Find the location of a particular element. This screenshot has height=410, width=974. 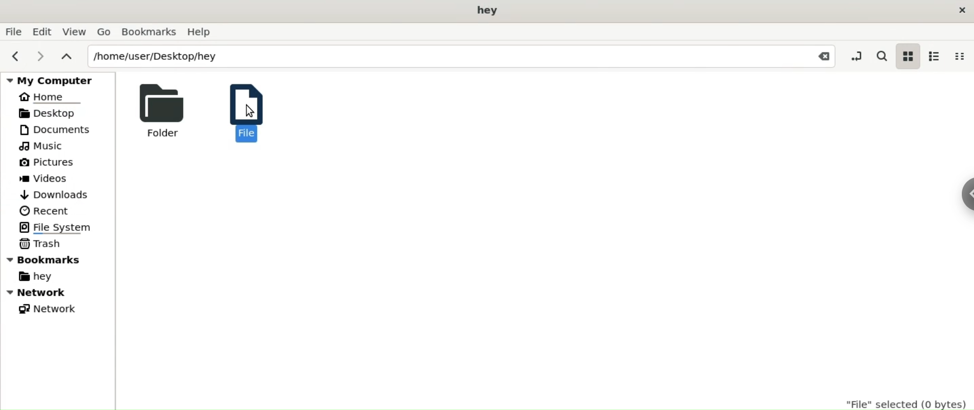

bookmarks is located at coordinates (59, 259).